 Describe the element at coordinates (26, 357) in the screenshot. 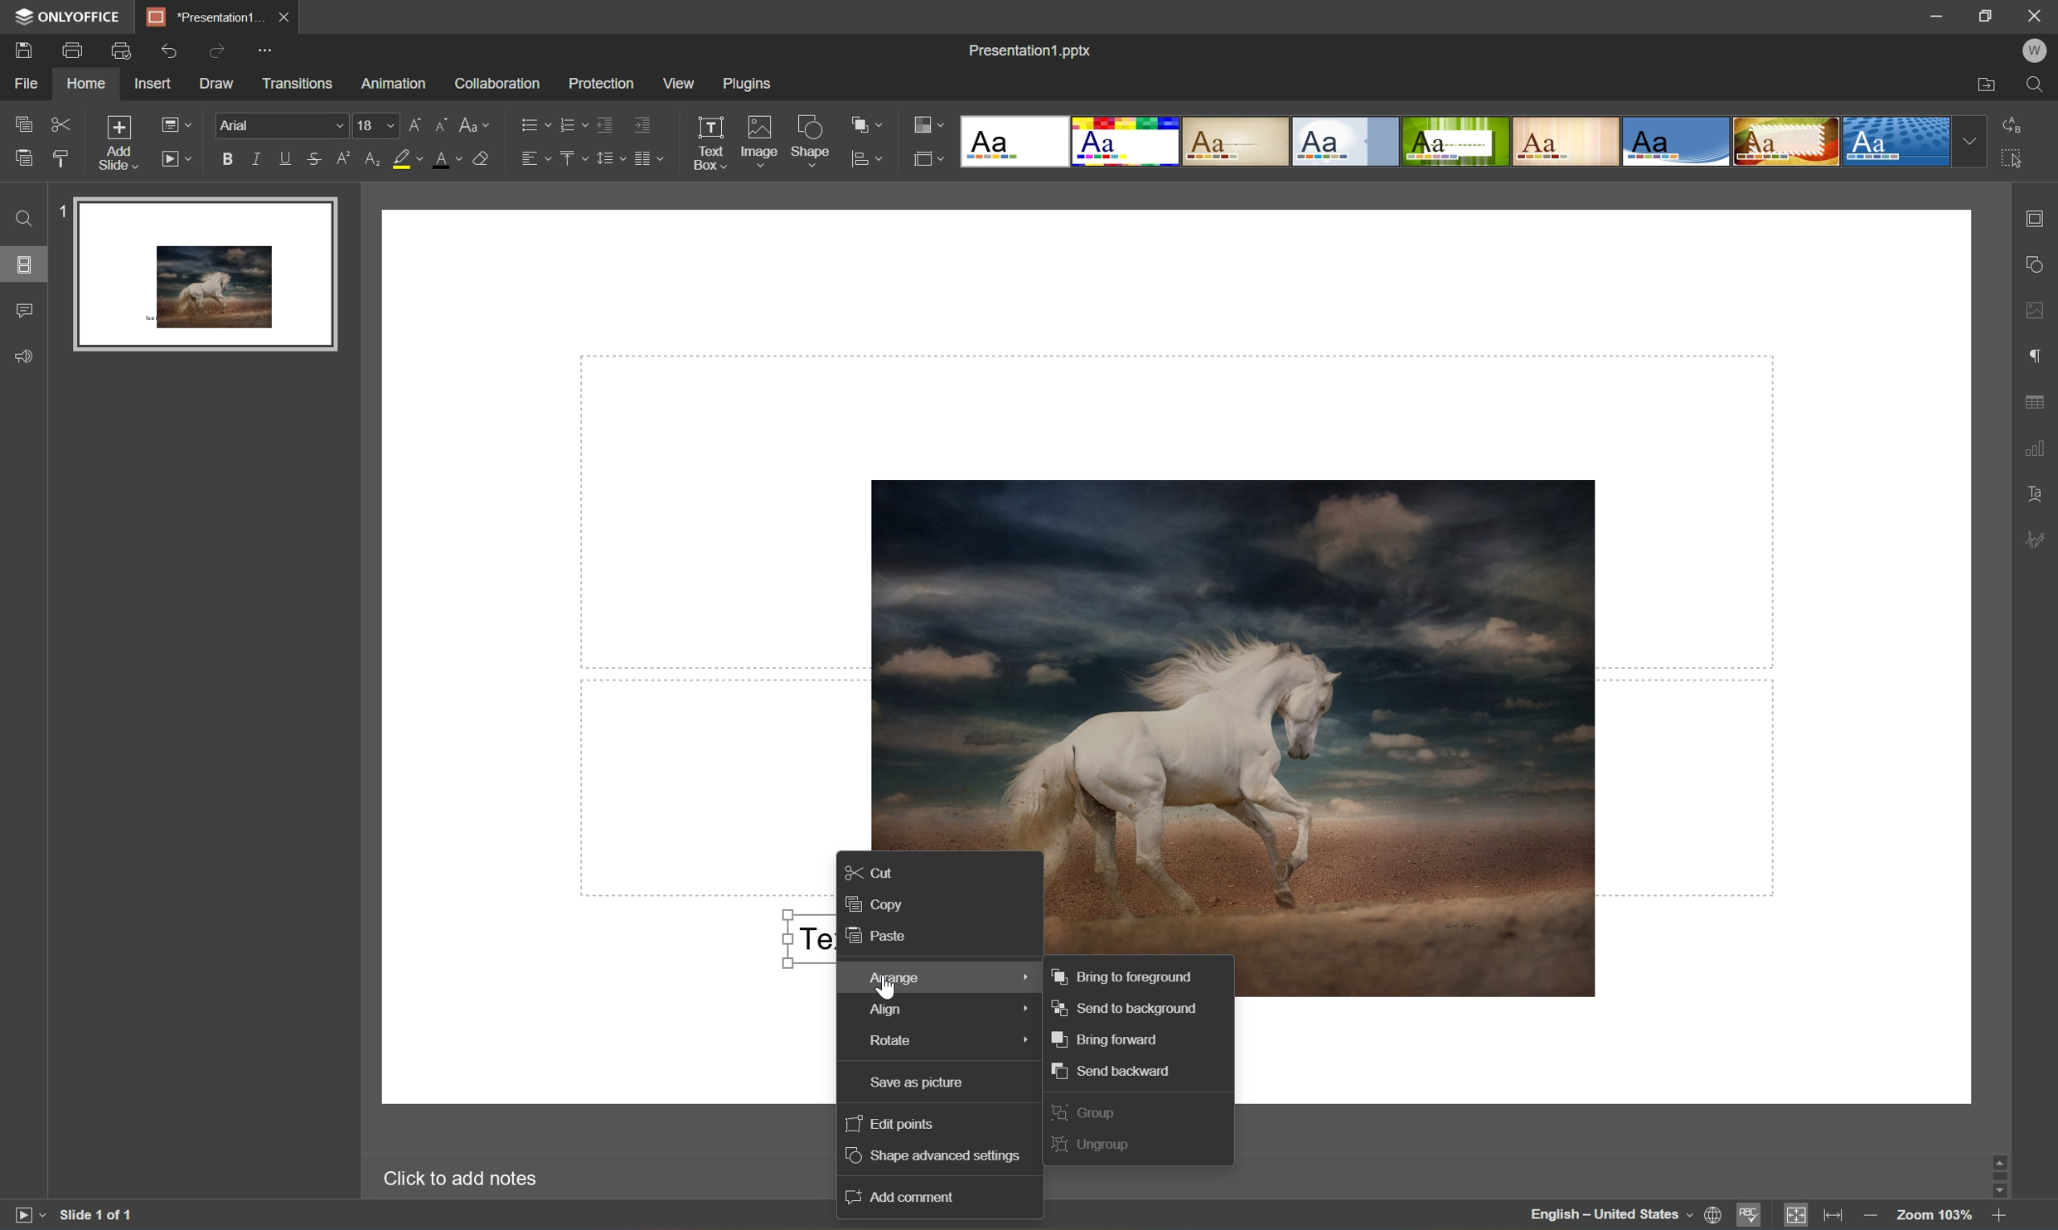

I see `Feedback & Support` at that location.